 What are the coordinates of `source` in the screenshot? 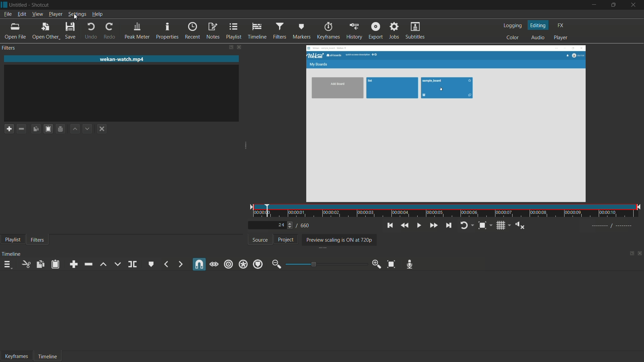 It's located at (260, 240).